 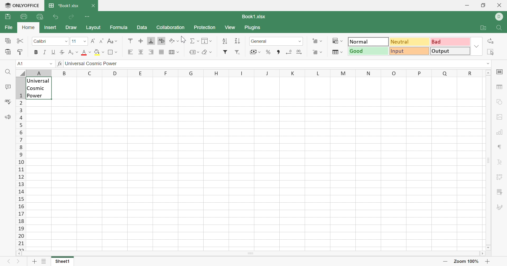 I want to click on Universal Cosmic Power, so click(x=94, y=64).